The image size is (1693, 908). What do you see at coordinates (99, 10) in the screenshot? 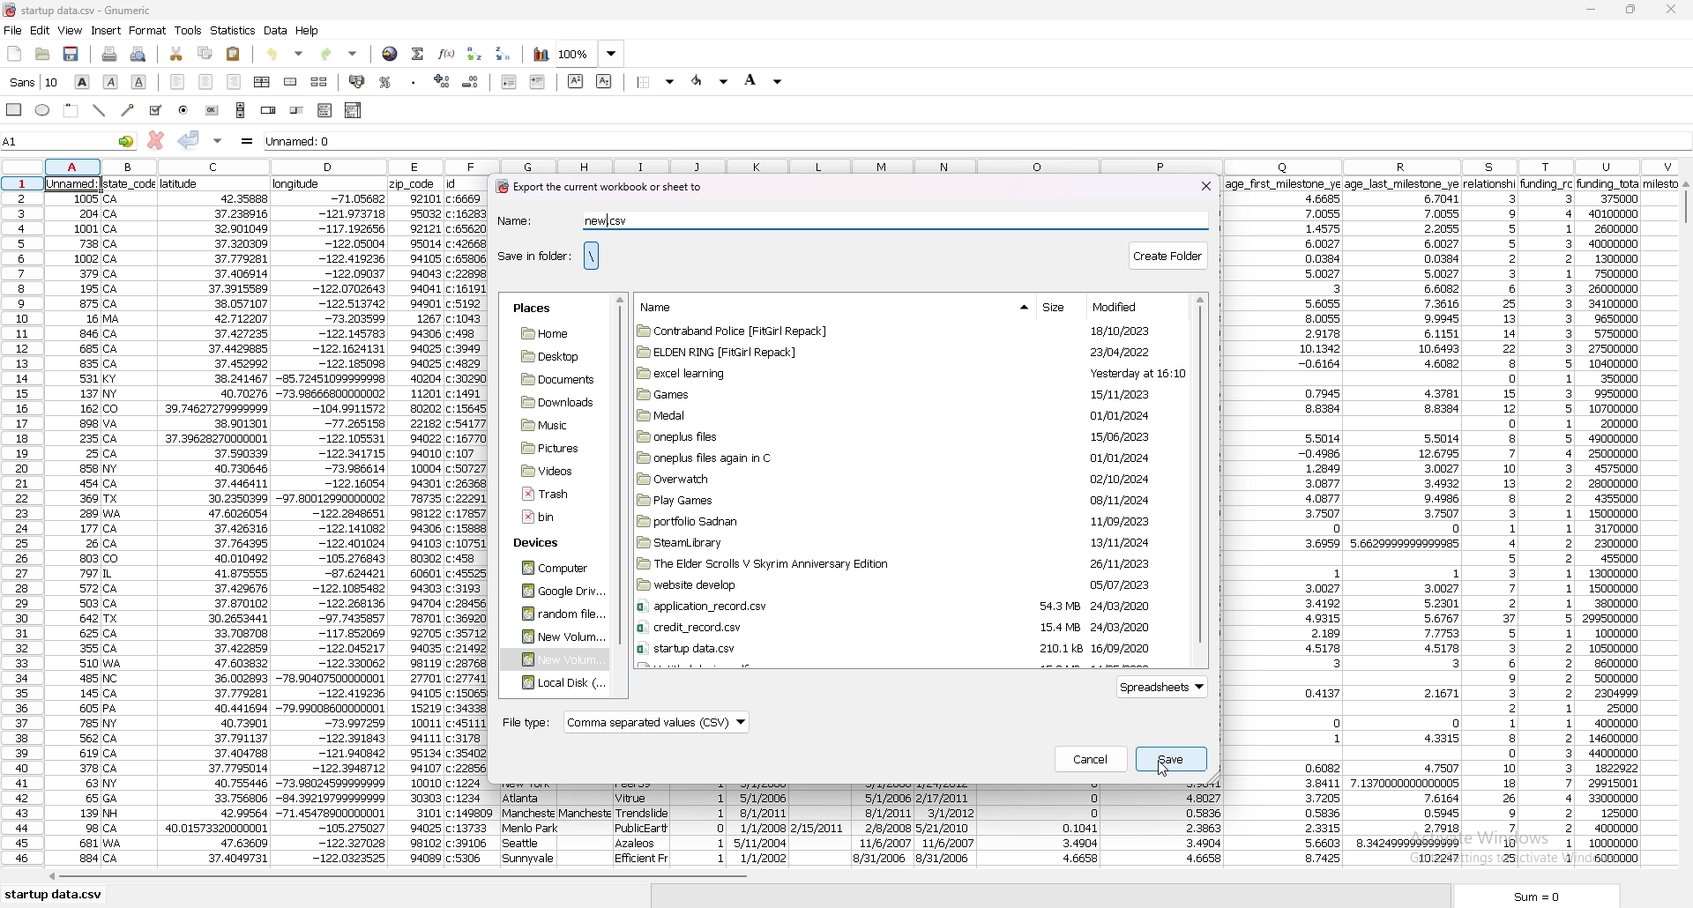
I see `file name` at bounding box center [99, 10].